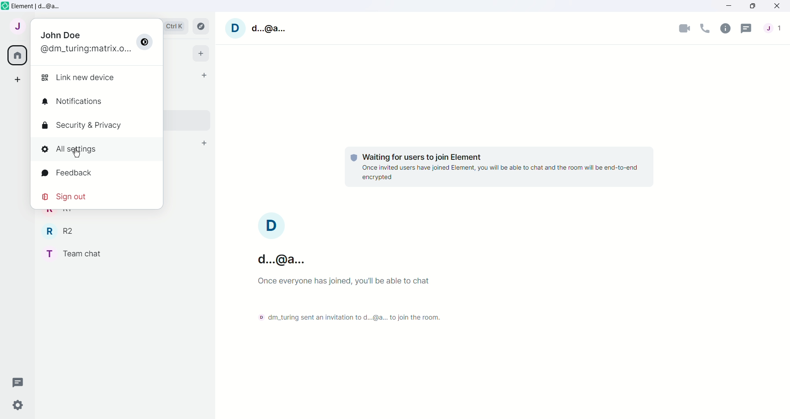 Image resolution: width=790 pixels, height=419 pixels. I want to click on Once everyone has joined, you'll be able to chat, so click(344, 281).